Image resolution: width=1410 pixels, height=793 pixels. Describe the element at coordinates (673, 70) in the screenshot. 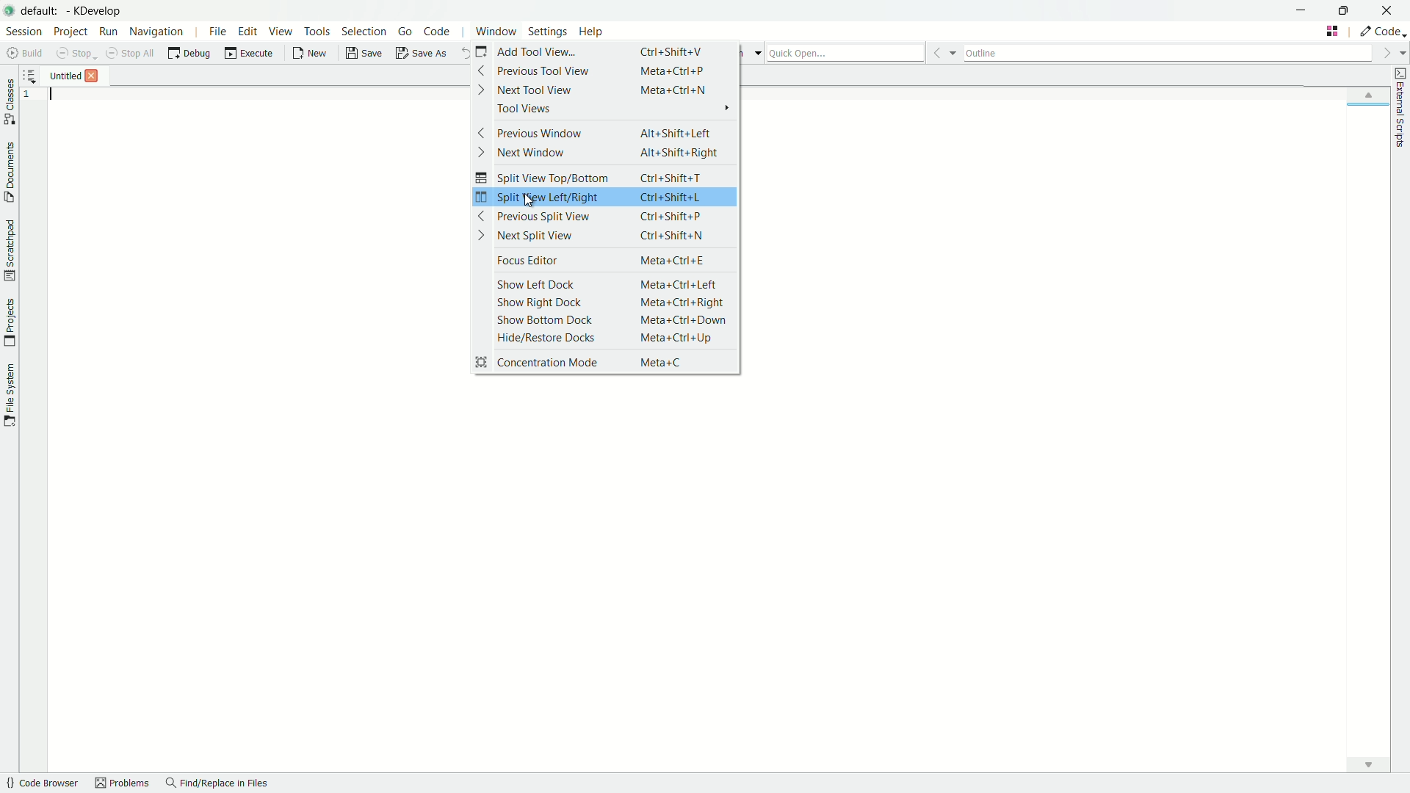

I see `Meta+Ctrl+P` at that location.